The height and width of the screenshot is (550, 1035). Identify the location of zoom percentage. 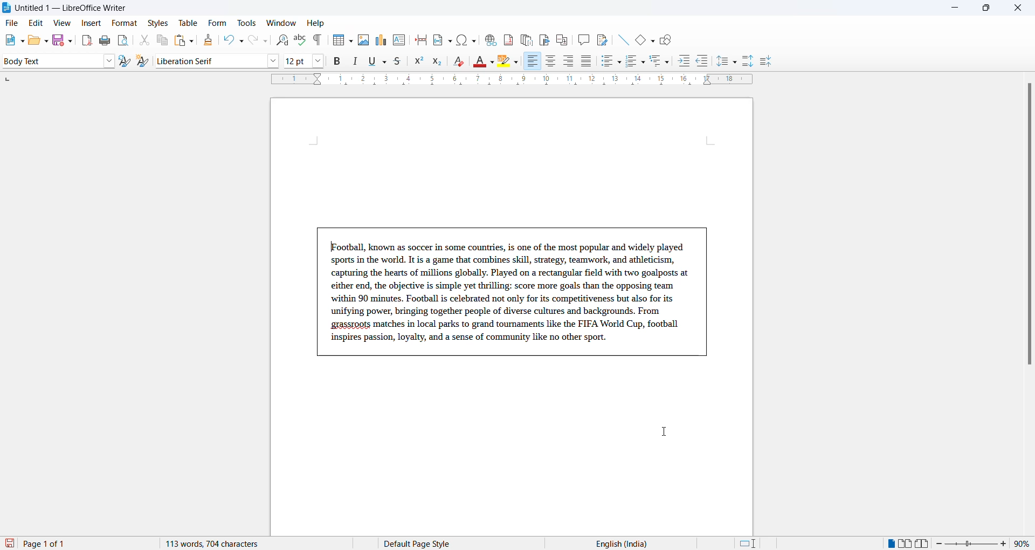
(1024, 542).